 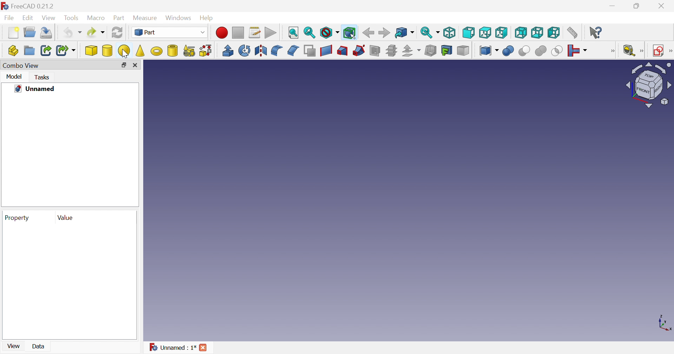 What do you see at coordinates (326, 50) in the screenshot?
I see `Create ruled surface` at bounding box center [326, 50].